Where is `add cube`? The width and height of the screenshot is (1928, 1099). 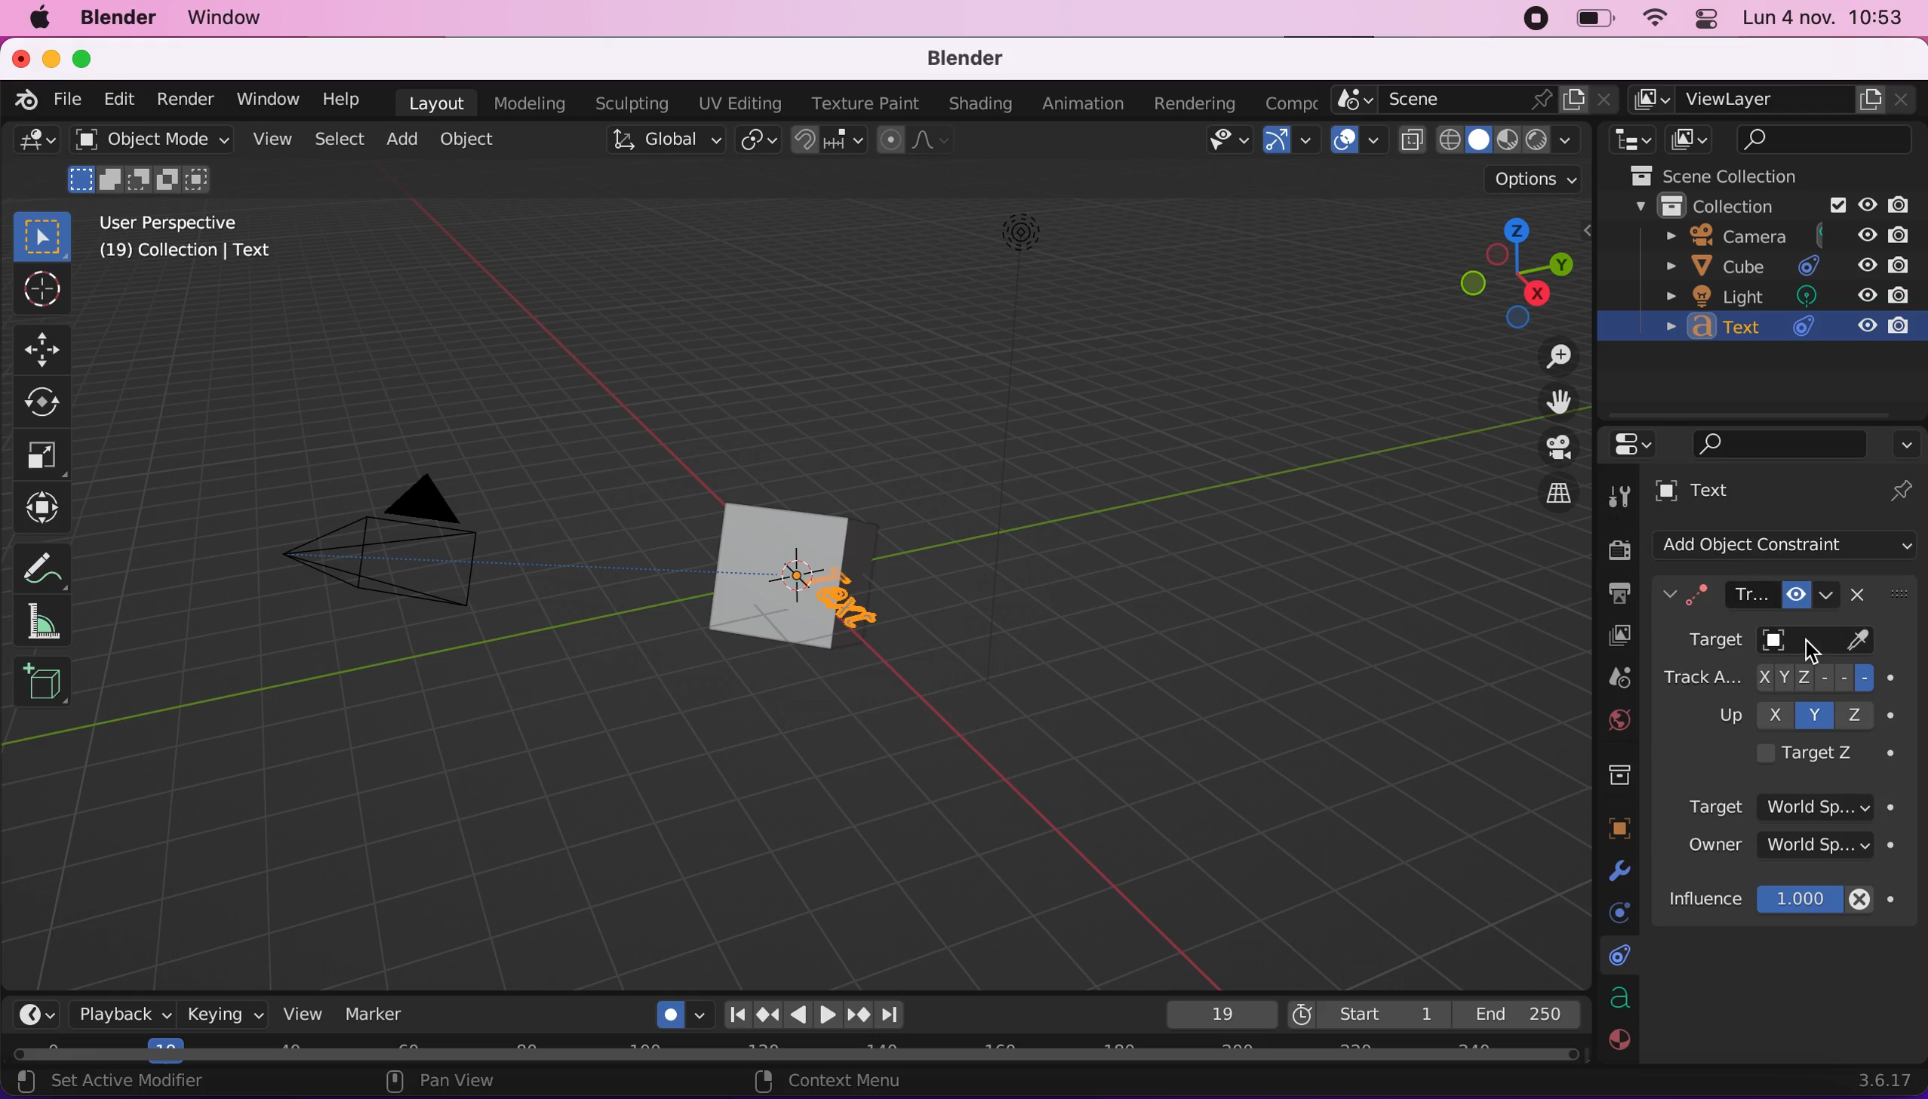
add cube is located at coordinates (44, 690).